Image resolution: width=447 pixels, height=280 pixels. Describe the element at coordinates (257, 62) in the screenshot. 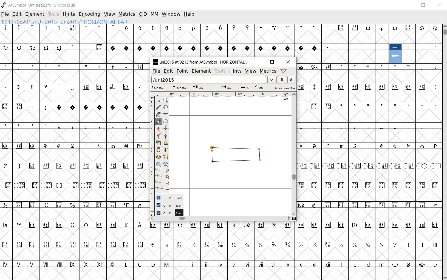

I see `minimize` at that location.